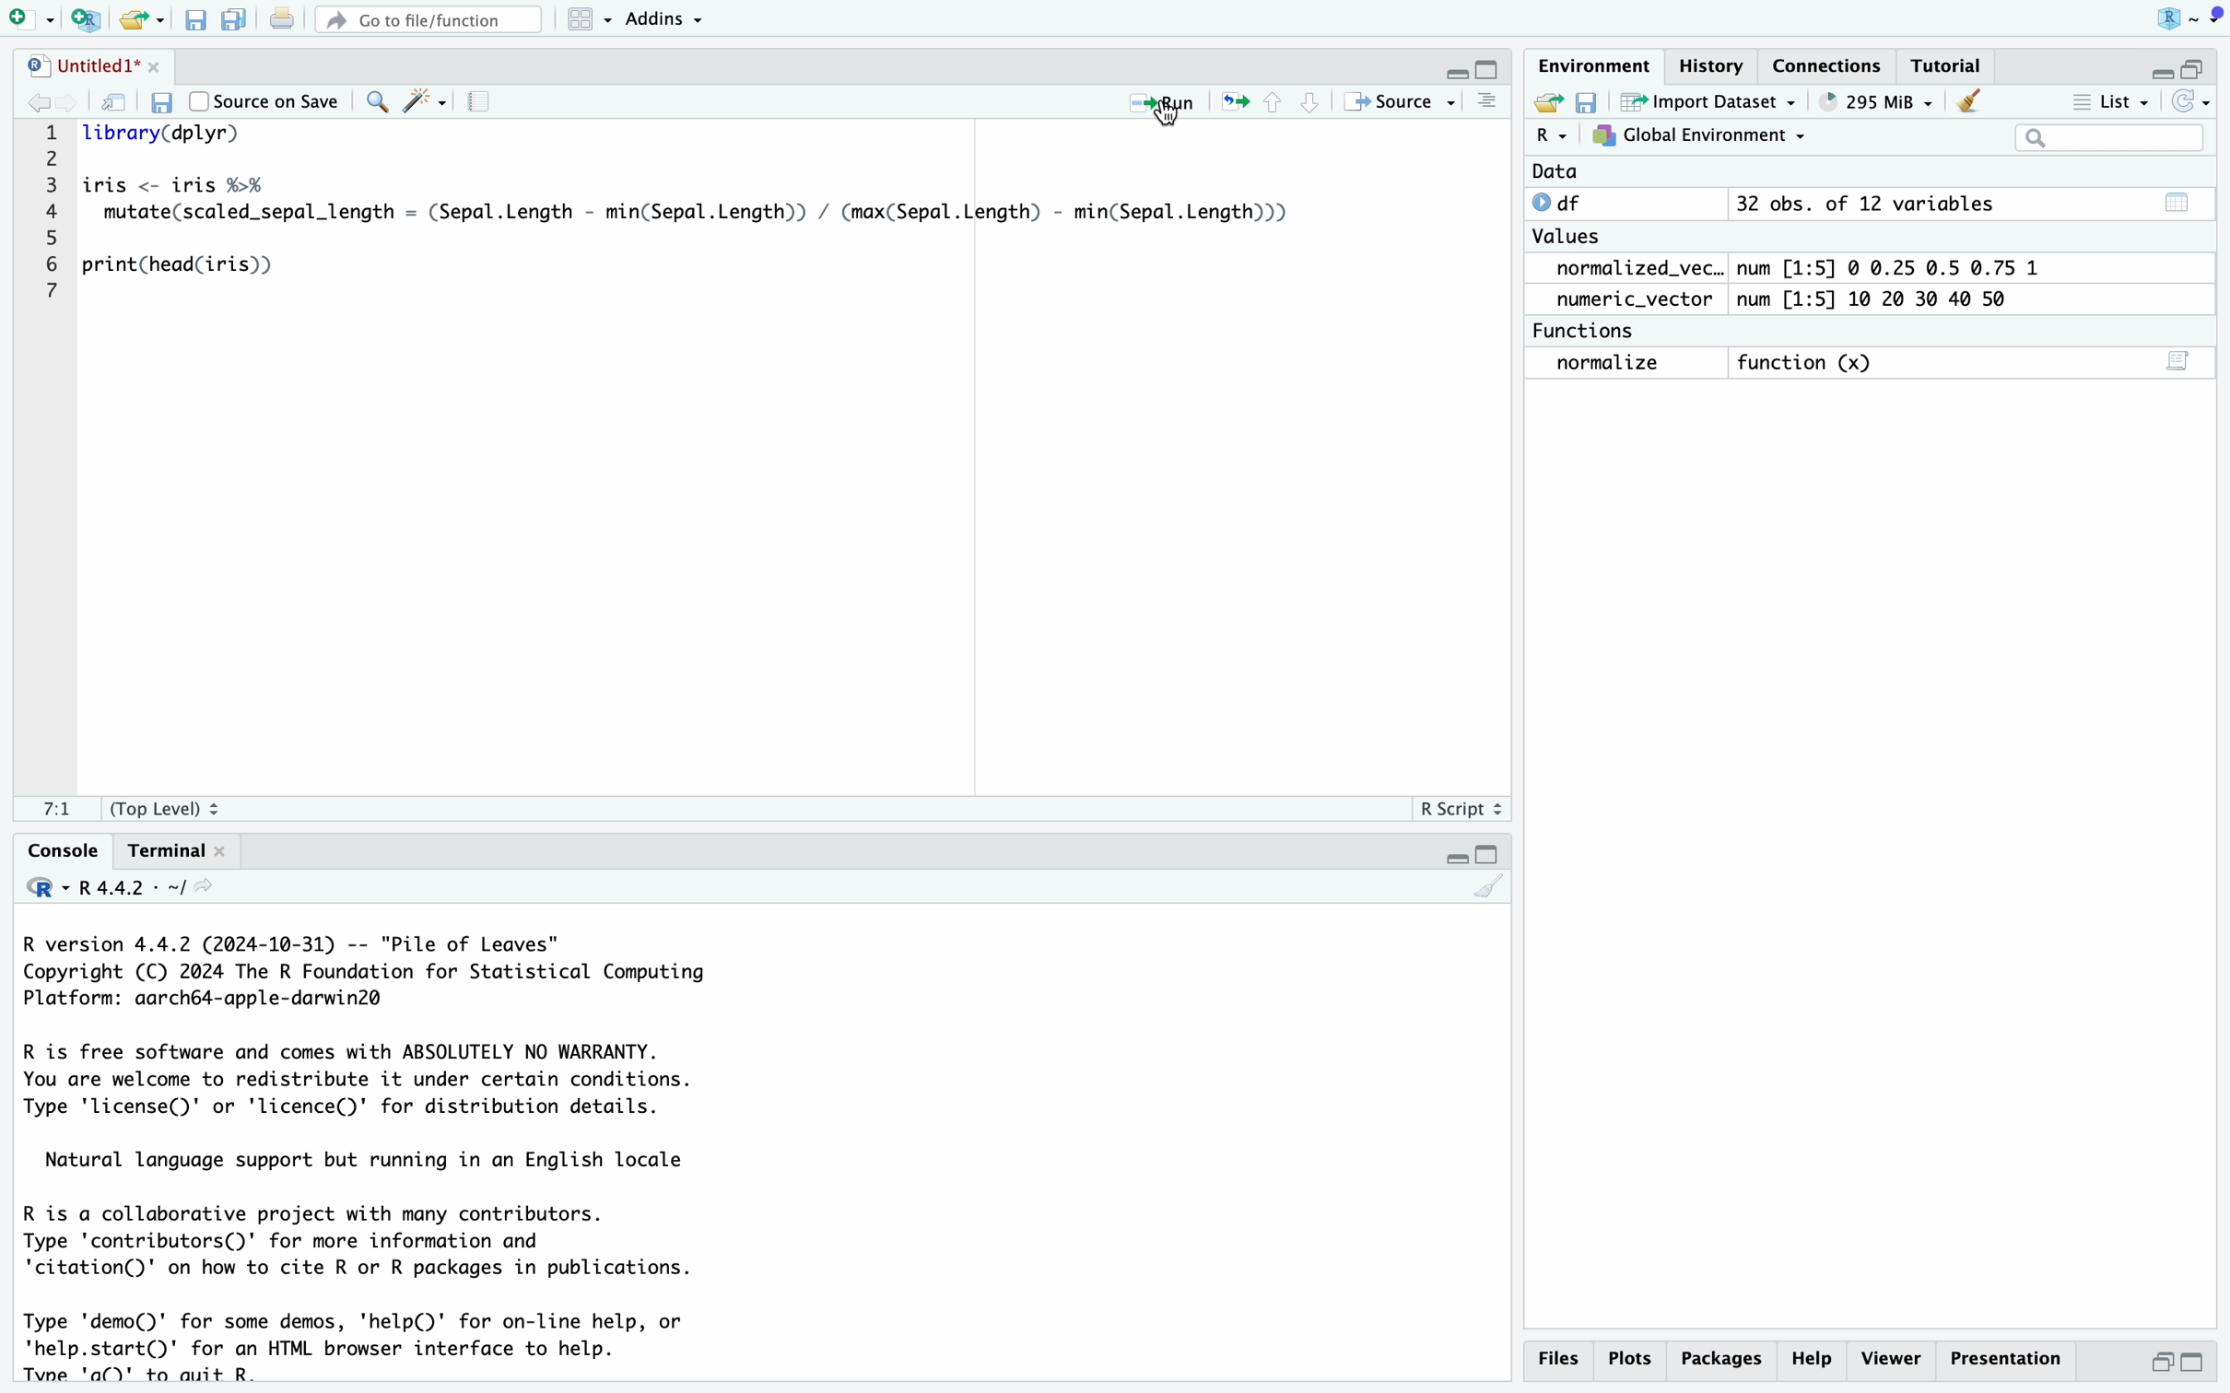  Describe the element at coordinates (174, 807) in the screenshot. I see `Top Level` at that location.